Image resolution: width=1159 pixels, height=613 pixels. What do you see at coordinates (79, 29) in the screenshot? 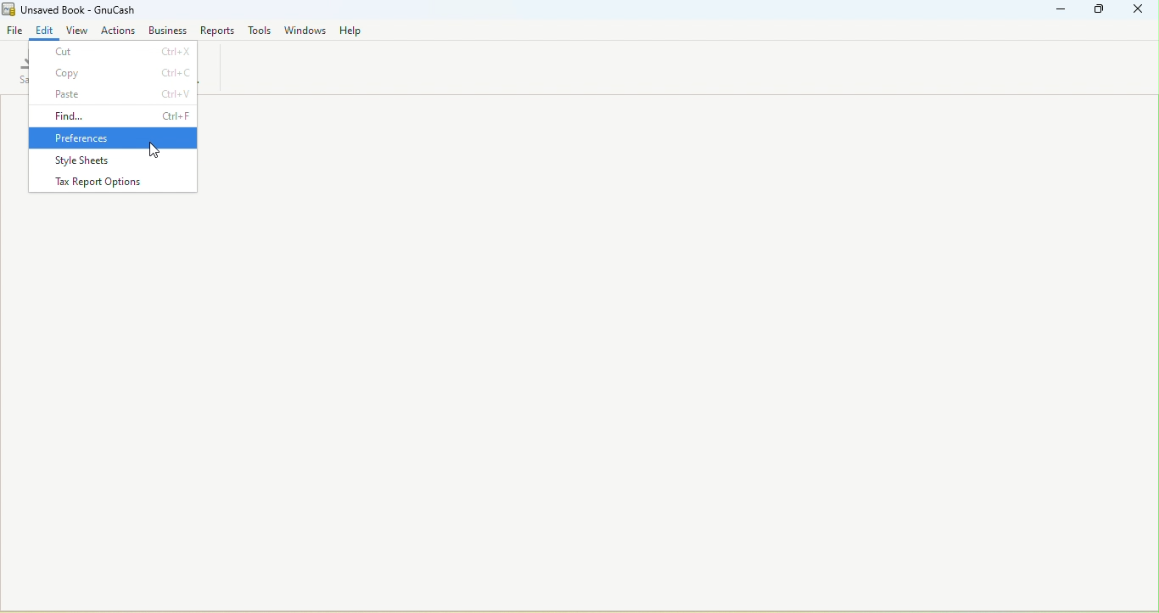
I see `View` at bounding box center [79, 29].